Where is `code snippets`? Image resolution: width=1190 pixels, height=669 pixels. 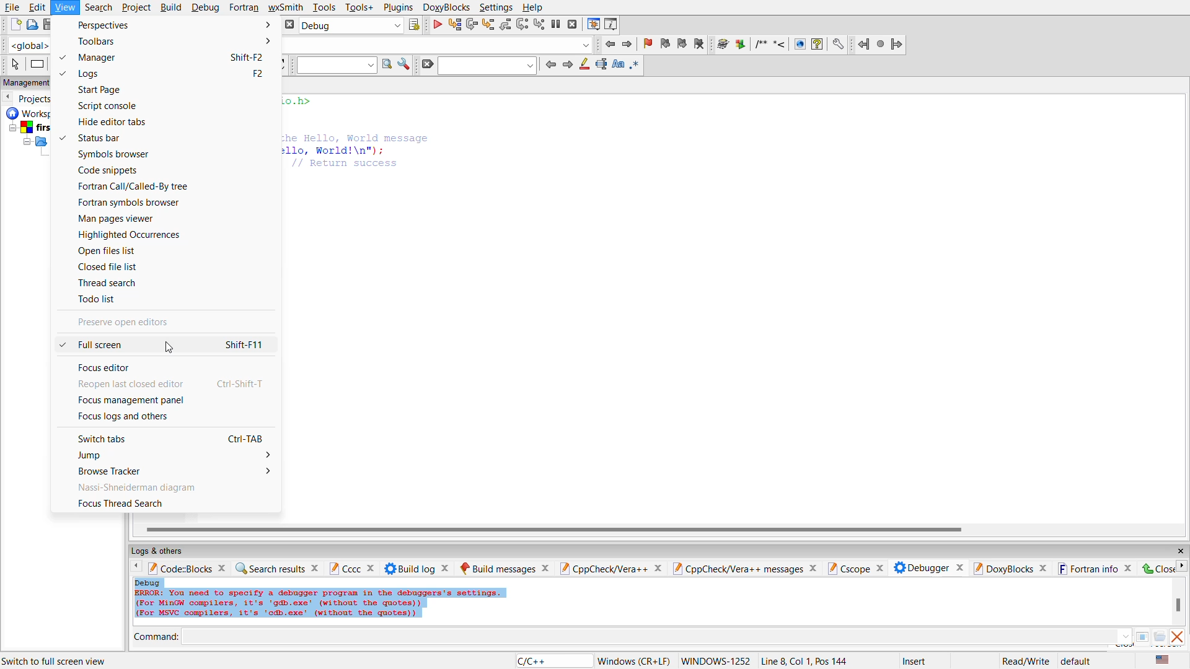
code snippets is located at coordinates (116, 170).